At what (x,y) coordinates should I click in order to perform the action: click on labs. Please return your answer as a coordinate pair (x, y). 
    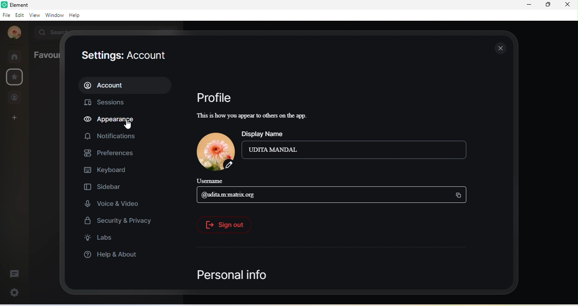
    Looking at the image, I should click on (101, 239).